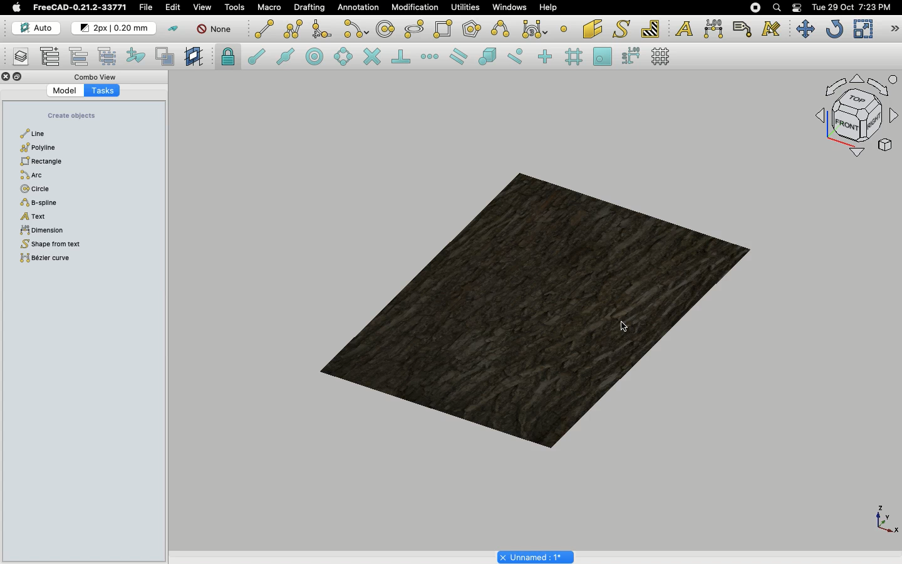 The image size is (902, 564). Describe the element at coordinates (776, 8) in the screenshot. I see `Search` at that location.